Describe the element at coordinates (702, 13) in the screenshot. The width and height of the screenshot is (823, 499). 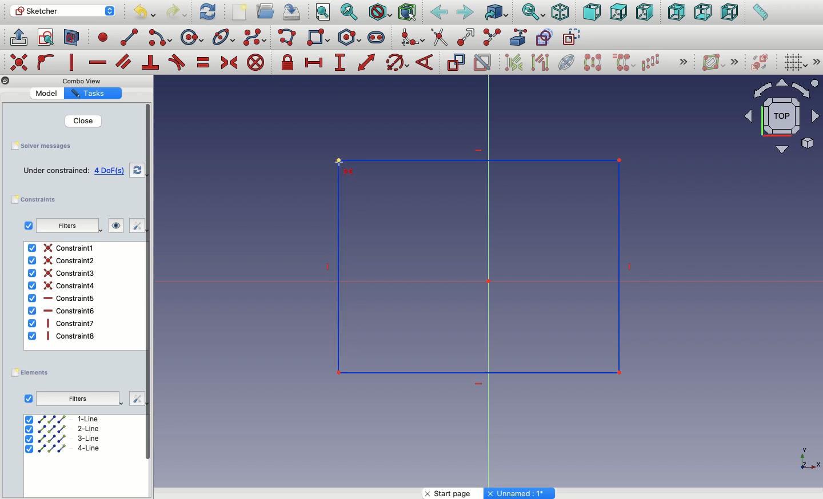
I see `Bottom` at that location.